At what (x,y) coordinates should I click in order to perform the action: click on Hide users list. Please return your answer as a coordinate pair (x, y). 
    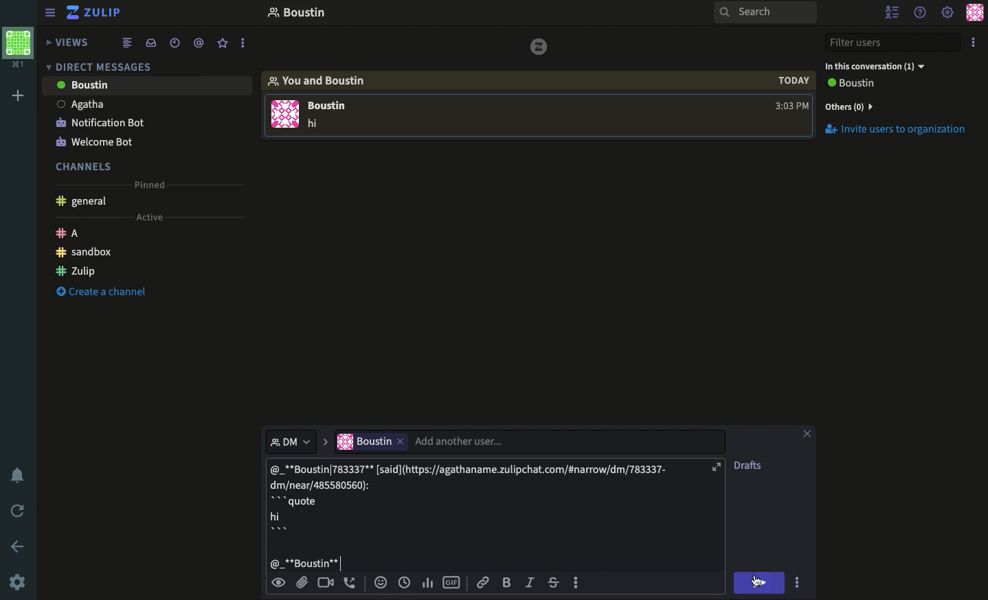
    Looking at the image, I should click on (893, 12).